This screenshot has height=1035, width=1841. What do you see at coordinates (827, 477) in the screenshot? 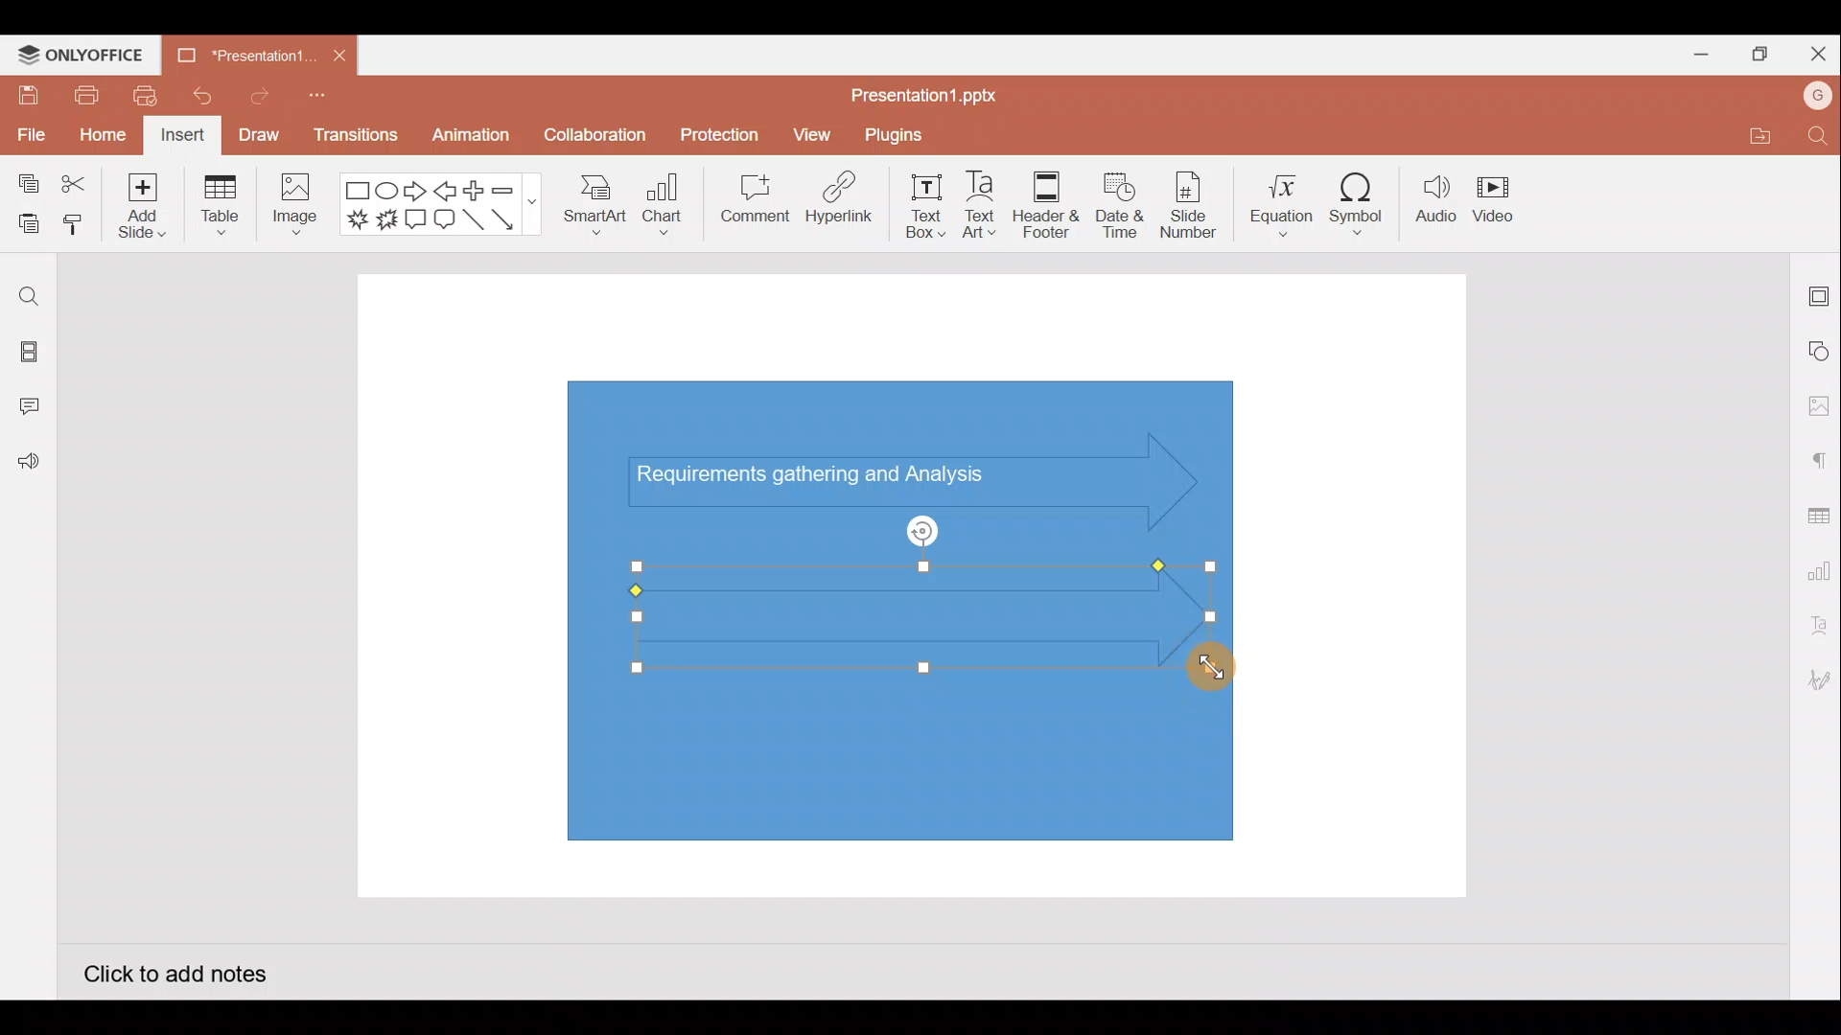
I see `Text (Requirements gathering and Analysis) in arrow shape` at bounding box center [827, 477].